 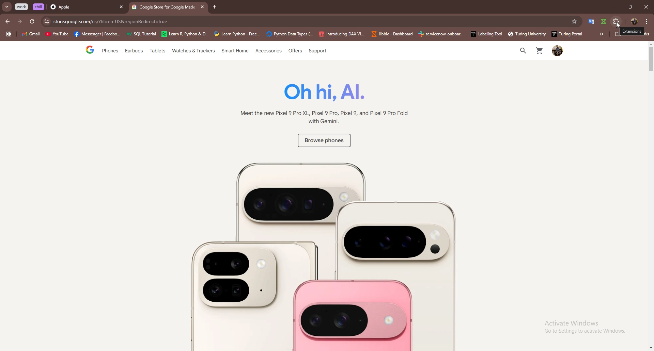 What do you see at coordinates (237, 34) in the screenshot?
I see `Learn  Python- Free` at bounding box center [237, 34].